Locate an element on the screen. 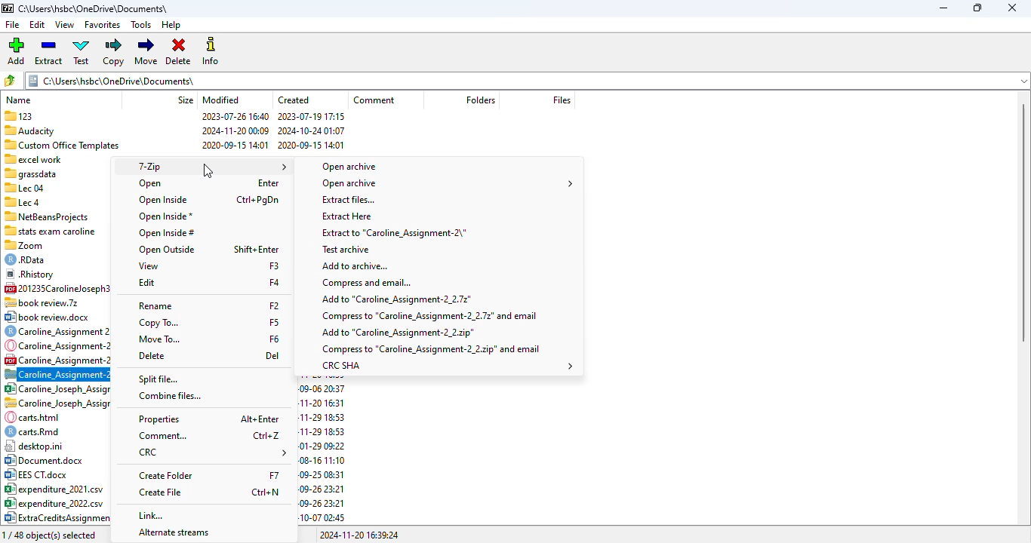  copy is located at coordinates (115, 52).